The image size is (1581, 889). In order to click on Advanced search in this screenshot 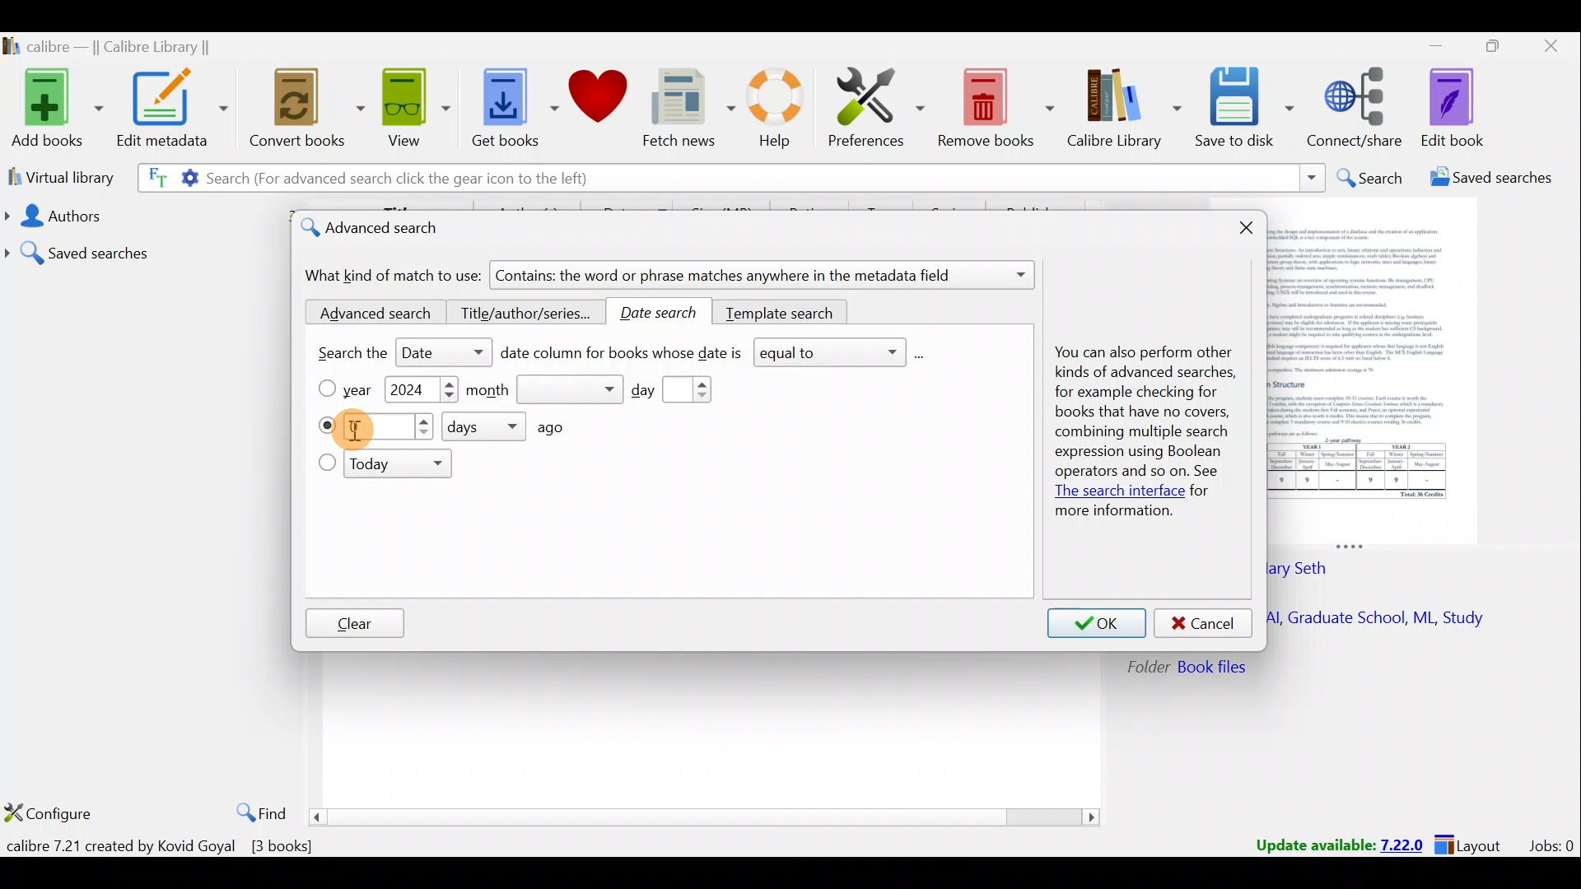, I will do `click(369, 314)`.